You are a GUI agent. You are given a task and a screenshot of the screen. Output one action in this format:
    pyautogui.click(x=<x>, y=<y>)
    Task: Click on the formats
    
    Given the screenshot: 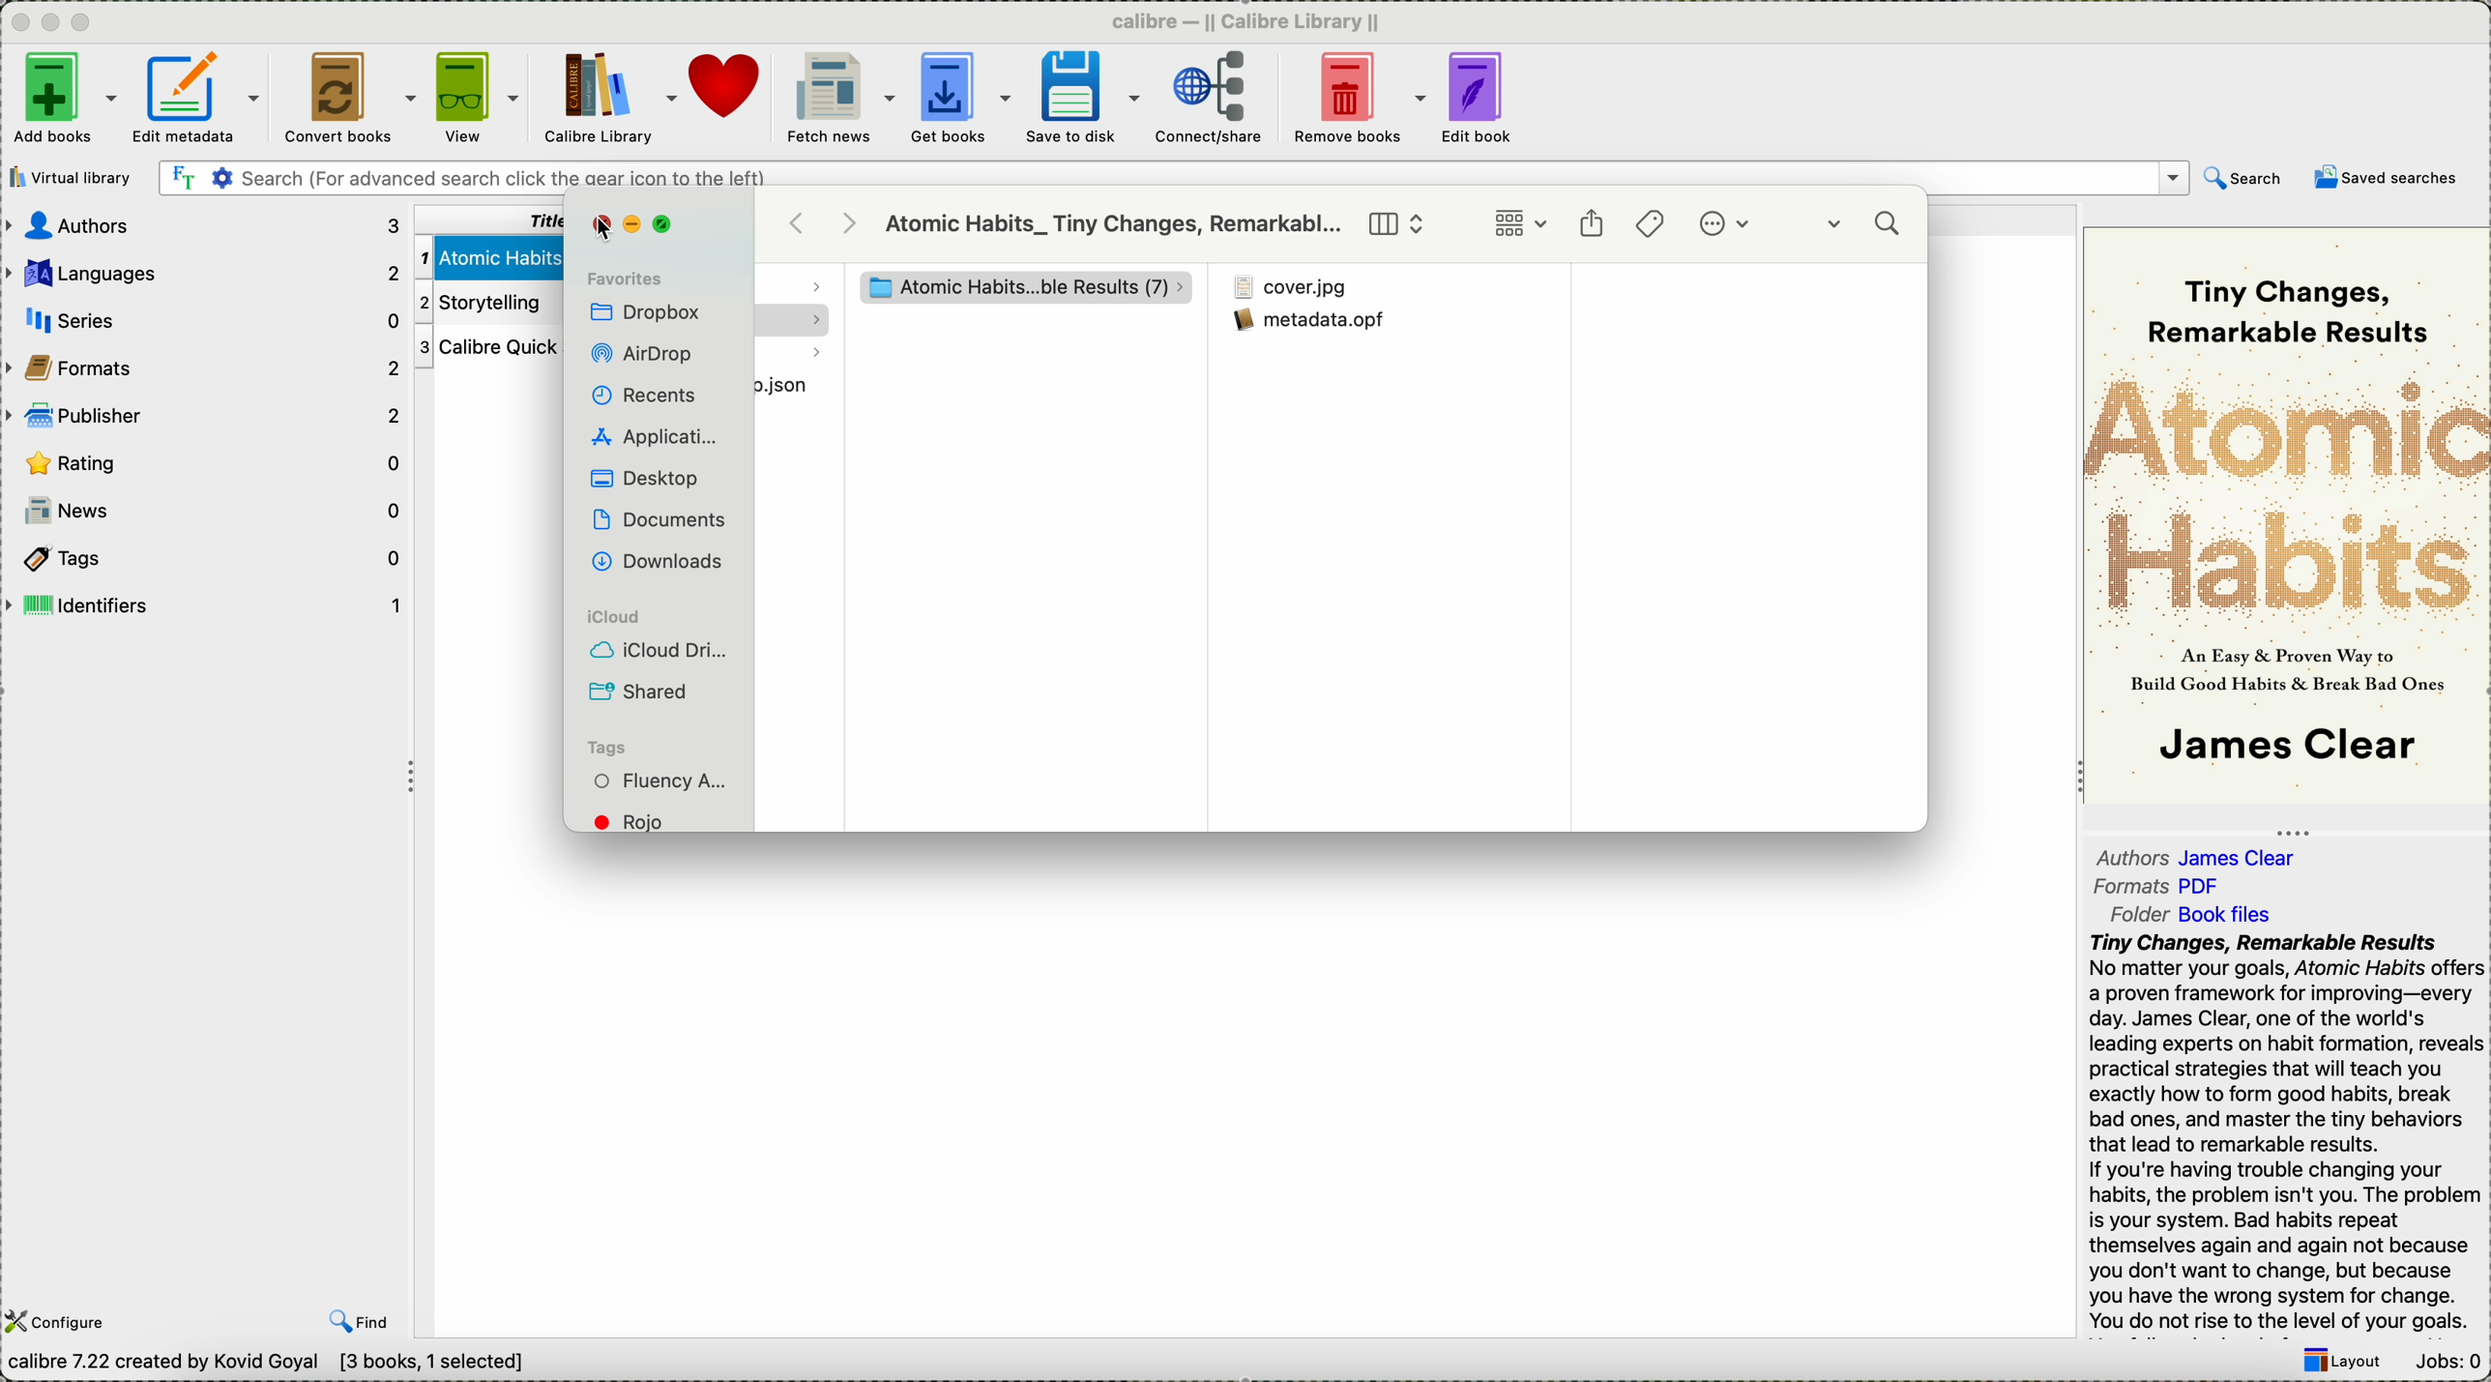 What is the action you would take?
    pyautogui.click(x=2162, y=887)
    